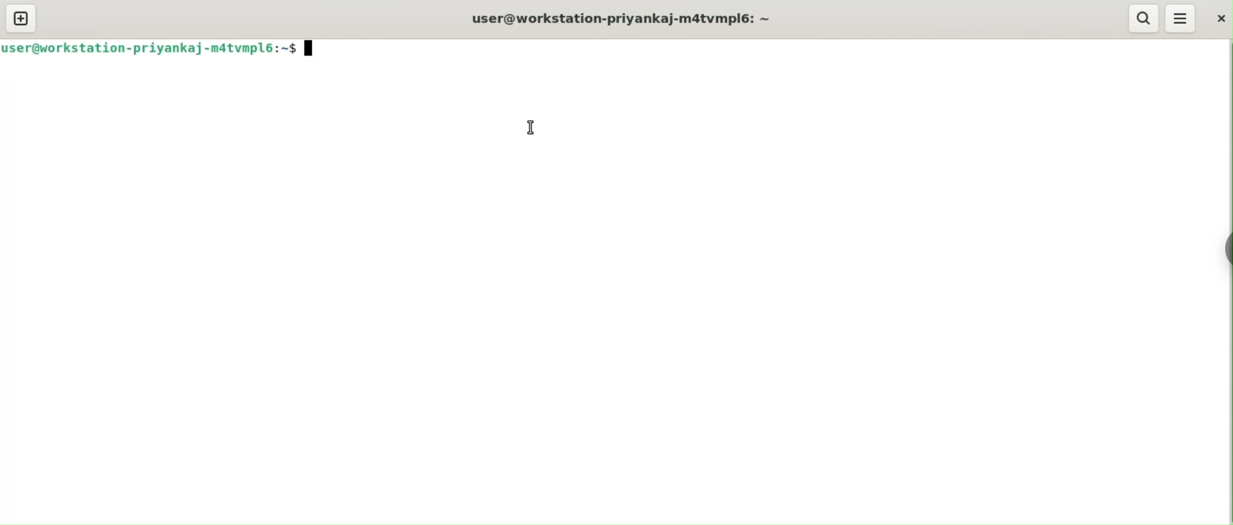  What do you see at coordinates (1143, 18) in the screenshot?
I see `search` at bounding box center [1143, 18].